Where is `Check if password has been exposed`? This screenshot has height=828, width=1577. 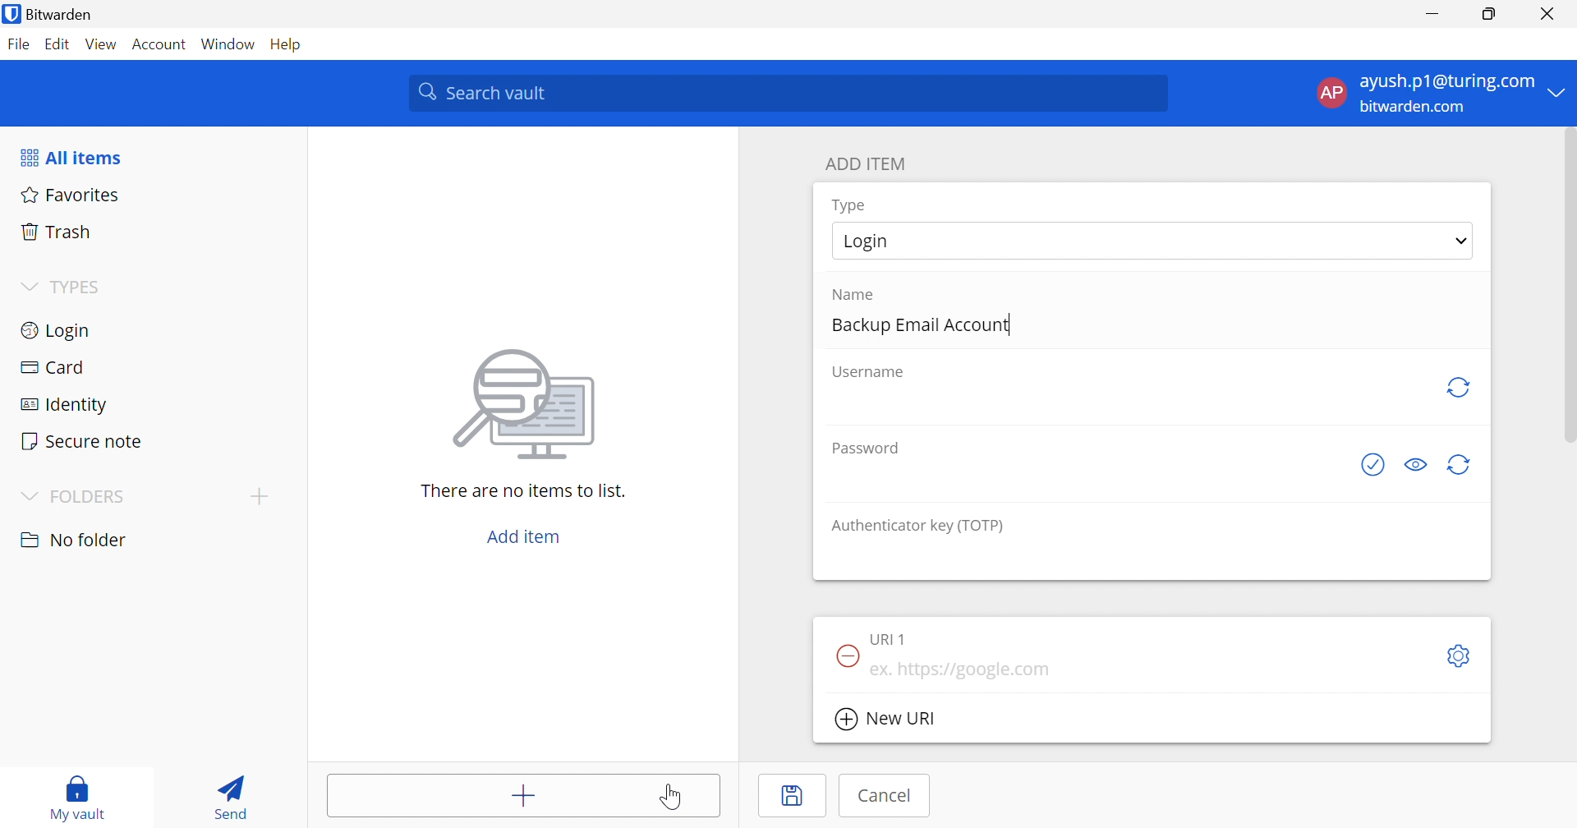 Check if password has been exposed is located at coordinates (1375, 465).